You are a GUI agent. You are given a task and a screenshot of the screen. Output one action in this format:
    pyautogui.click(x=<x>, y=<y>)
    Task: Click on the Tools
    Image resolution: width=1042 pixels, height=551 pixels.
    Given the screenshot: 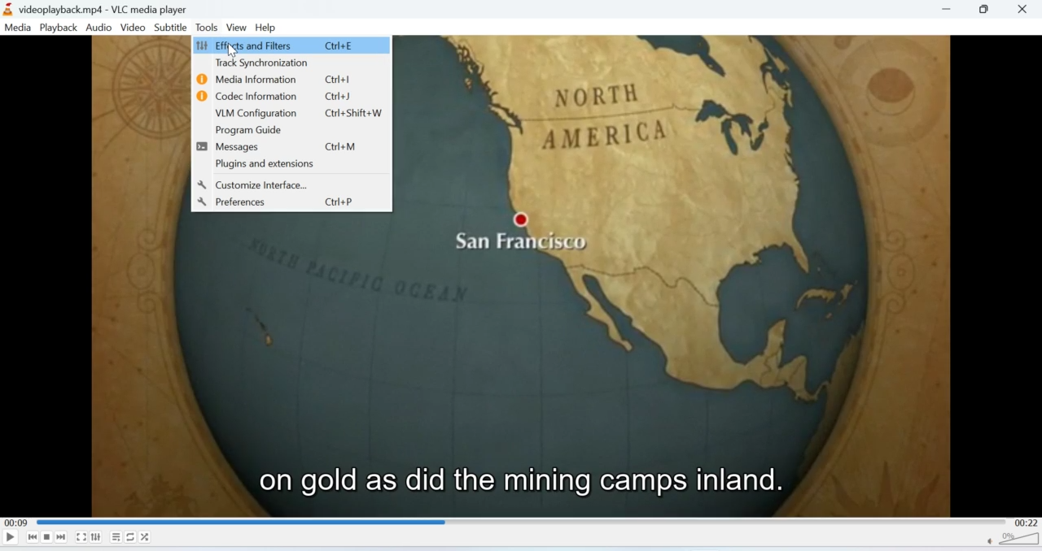 What is the action you would take?
    pyautogui.click(x=207, y=28)
    